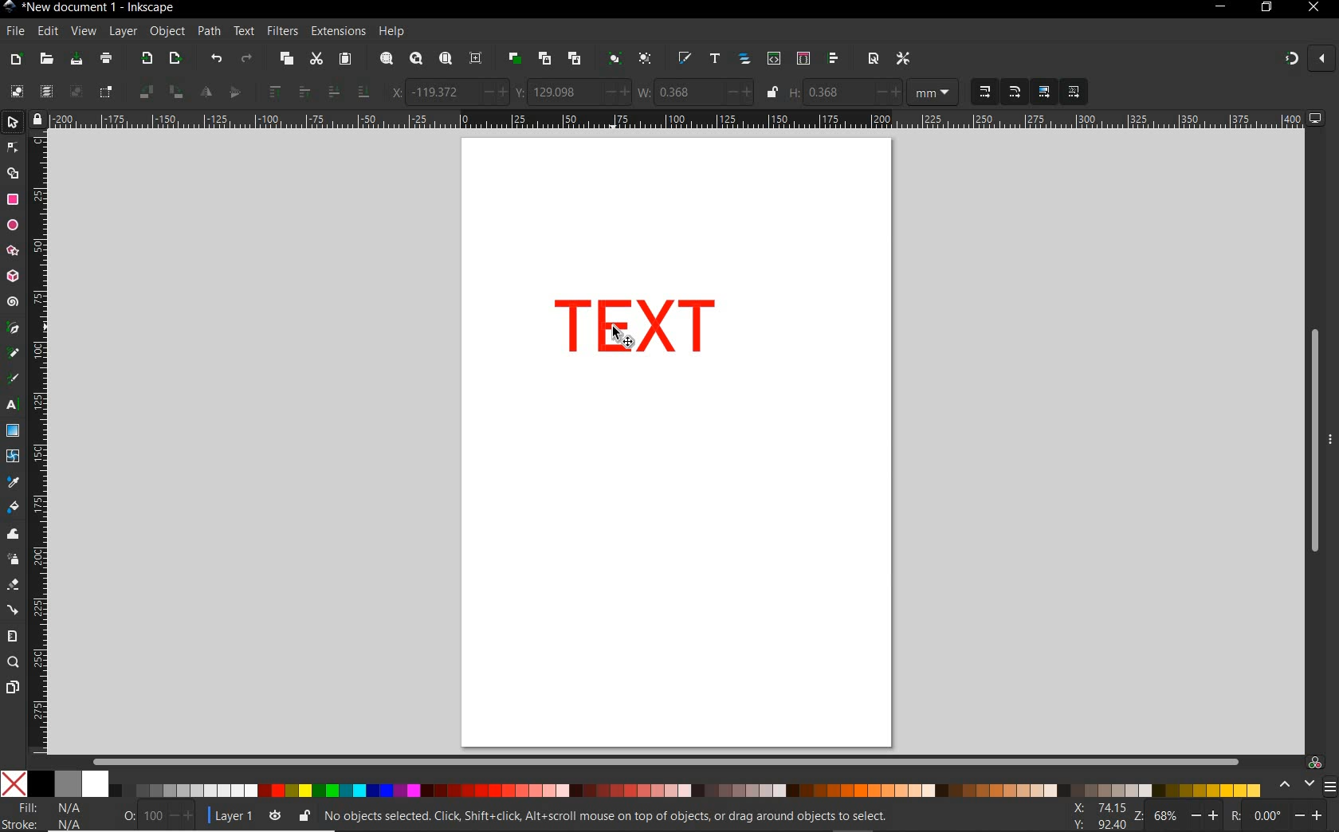 The height and width of the screenshot is (832, 1339). What do you see at coordinates (16, 91) in the screenshot?
I see `SELECT ALL` at bounding box center [16, 91].